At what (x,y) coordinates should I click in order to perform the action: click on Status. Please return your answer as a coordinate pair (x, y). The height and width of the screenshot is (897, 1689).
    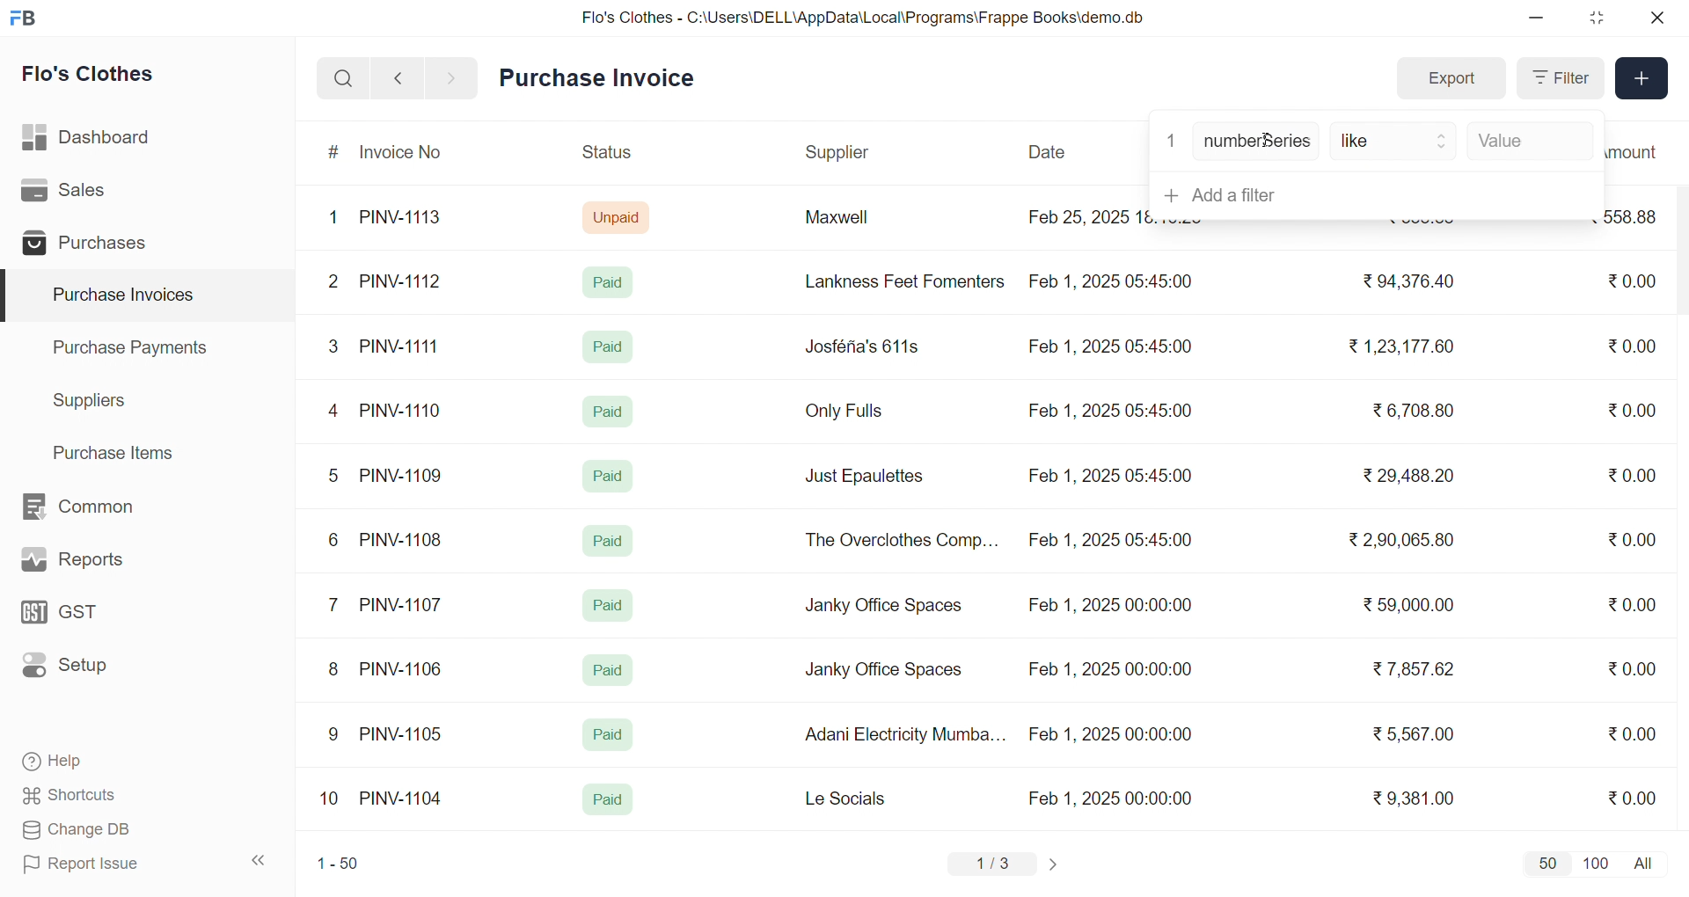
    Looking at the image, I should click on (605, 155).